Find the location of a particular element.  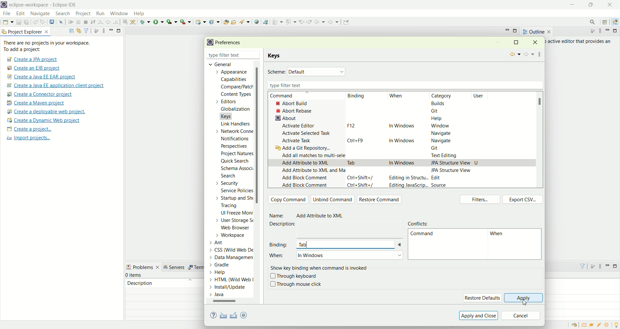

web service explorer is located at coordinates (265, 22).